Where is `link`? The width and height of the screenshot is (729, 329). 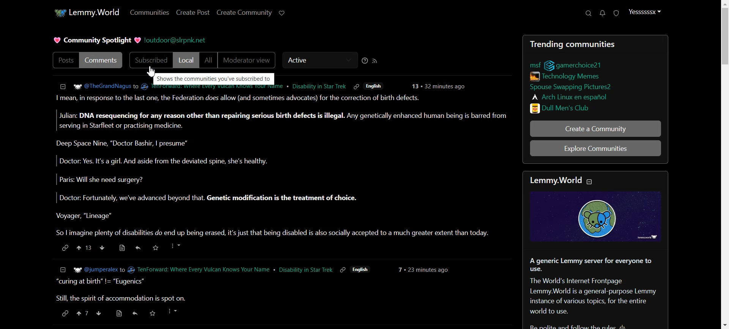
link is located at coordinates (64, 248).